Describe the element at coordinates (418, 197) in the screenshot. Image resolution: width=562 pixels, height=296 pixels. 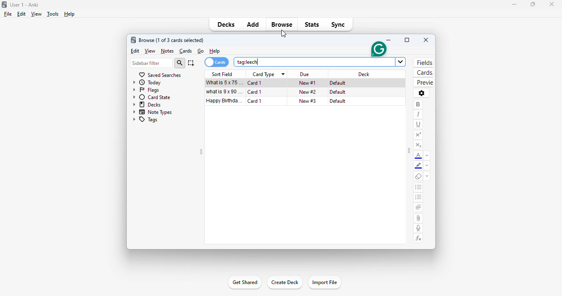
I see `ordered list` at that location.